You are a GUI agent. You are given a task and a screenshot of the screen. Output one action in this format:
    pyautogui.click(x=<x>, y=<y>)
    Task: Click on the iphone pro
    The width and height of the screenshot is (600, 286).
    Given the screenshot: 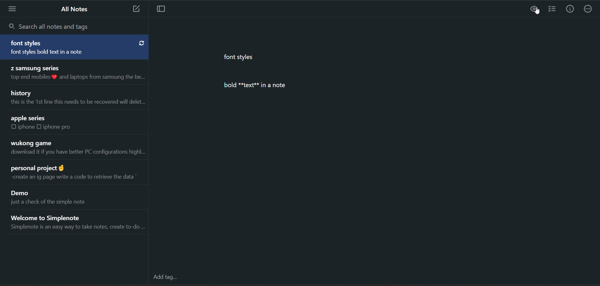 What is the action you would take?
    pyautogui.click(x=57, y=127)
    